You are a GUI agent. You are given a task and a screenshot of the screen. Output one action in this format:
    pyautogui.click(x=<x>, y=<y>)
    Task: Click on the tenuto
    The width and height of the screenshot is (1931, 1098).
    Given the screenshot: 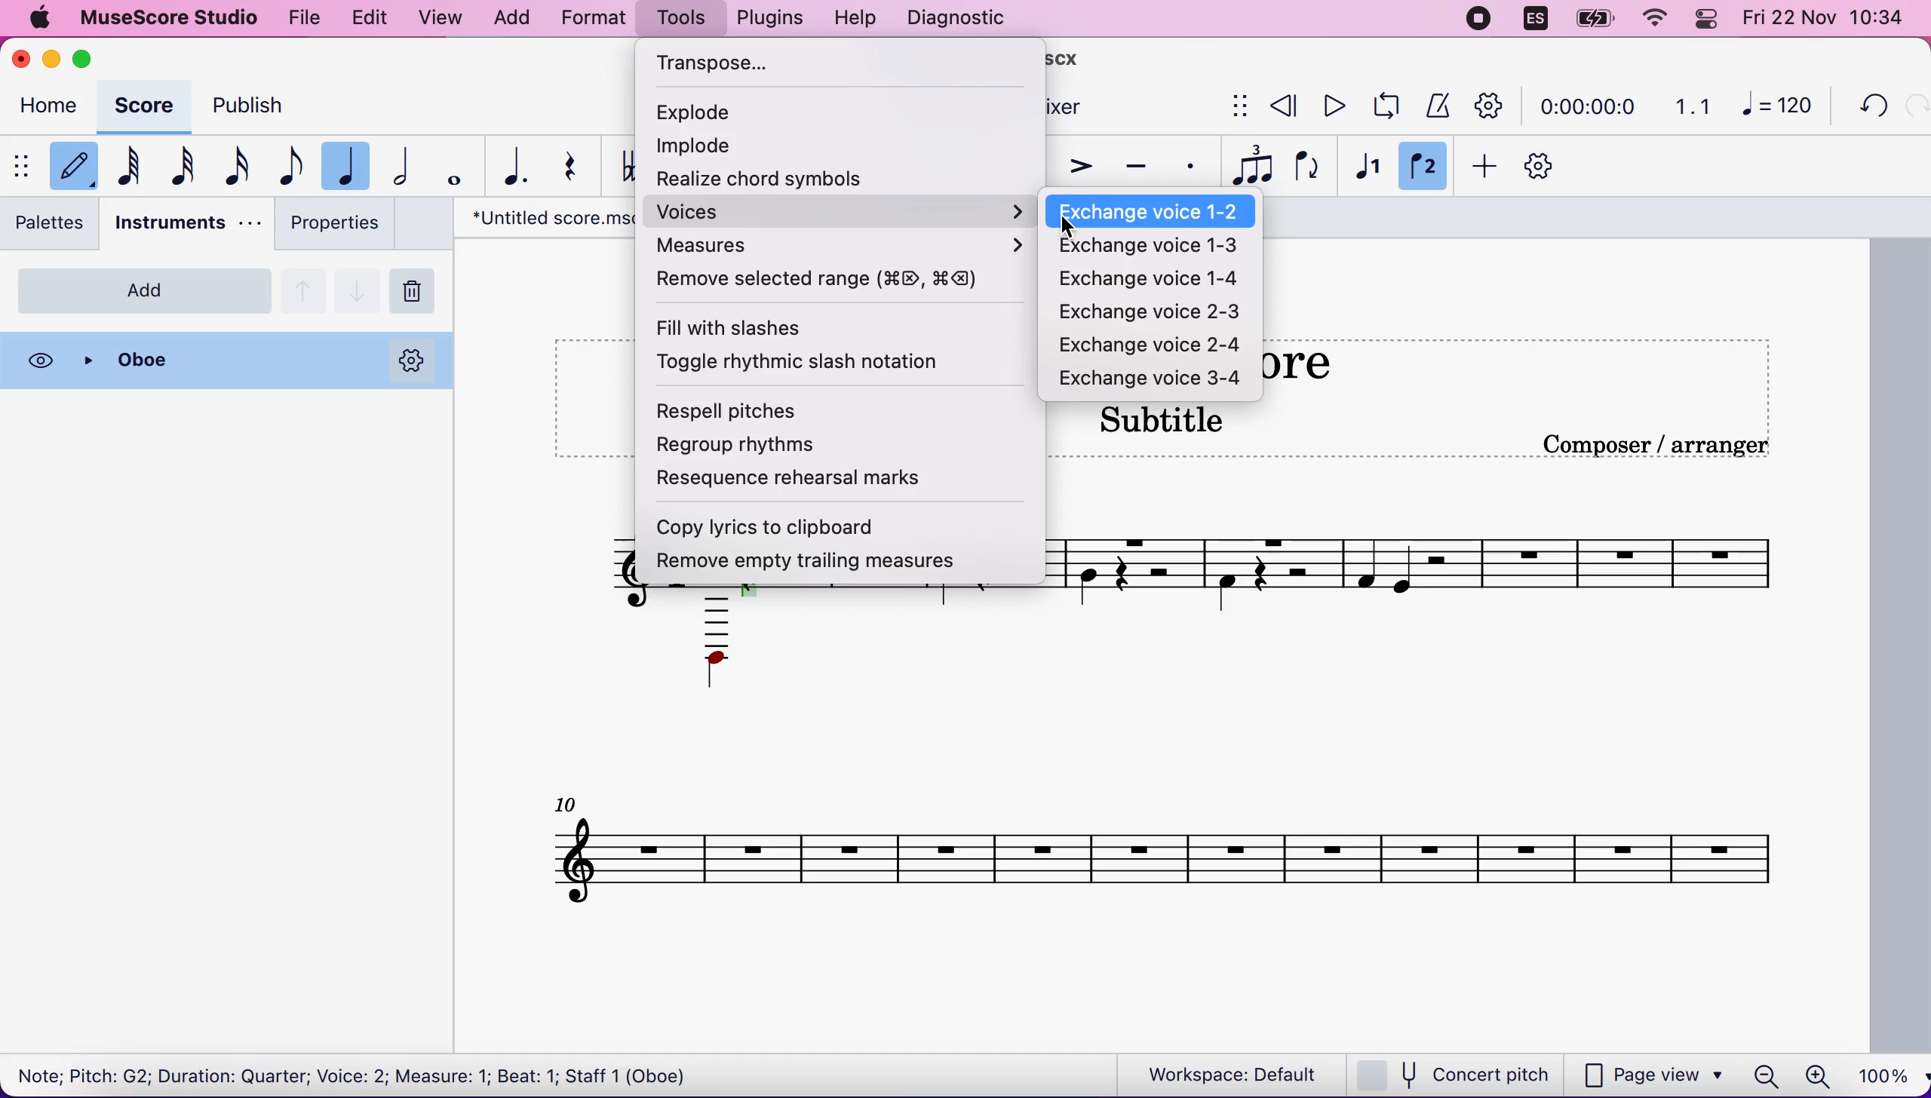 What is the action you would take?
    pyautogui.click(x=1138, y=165)
    